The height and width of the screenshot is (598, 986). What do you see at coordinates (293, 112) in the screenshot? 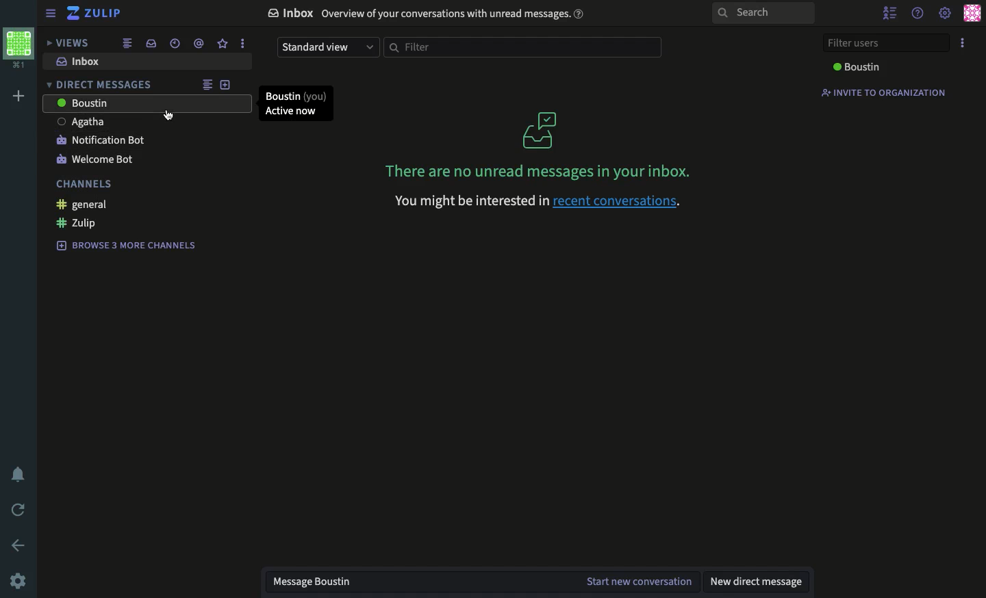
I see `Active now` at bounding box center [293, 112].